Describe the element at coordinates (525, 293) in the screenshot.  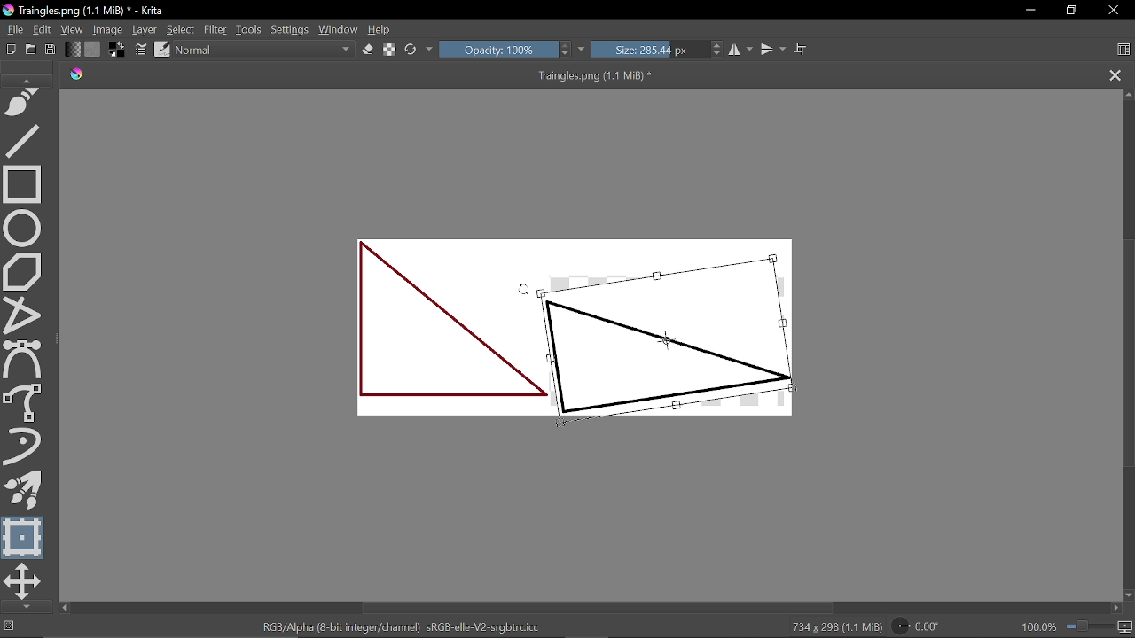
I see `Cursor` at that location.